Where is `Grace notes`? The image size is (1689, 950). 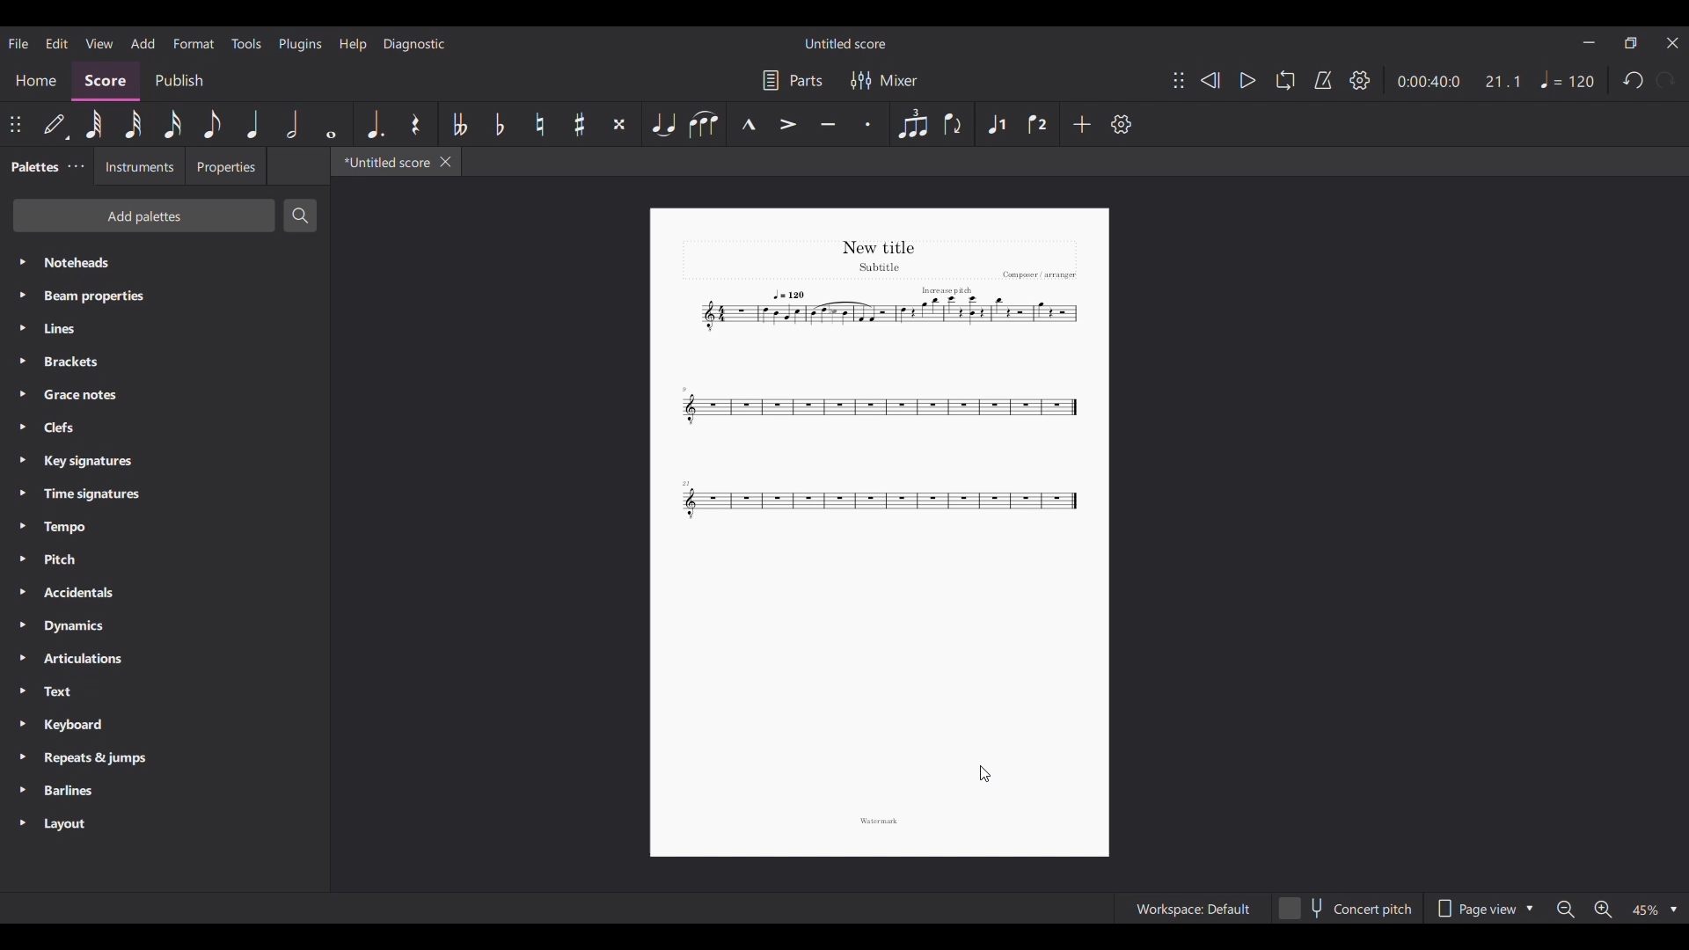
Grace notes is located at coordinates (165, 395).